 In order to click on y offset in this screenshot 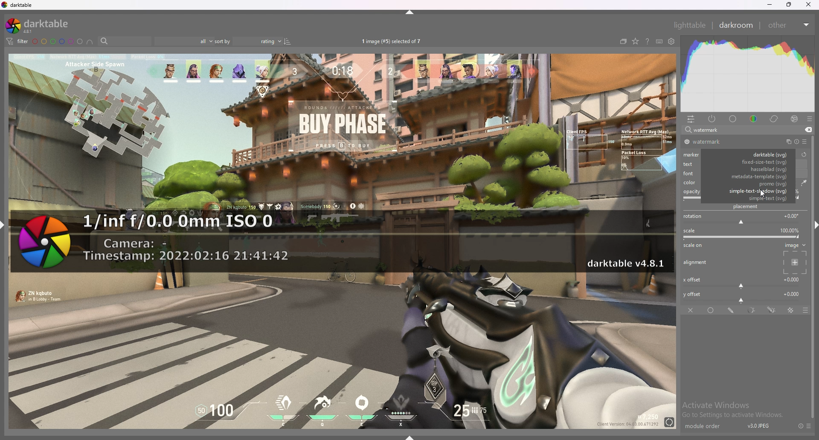, I will do `click(743, 296)`.